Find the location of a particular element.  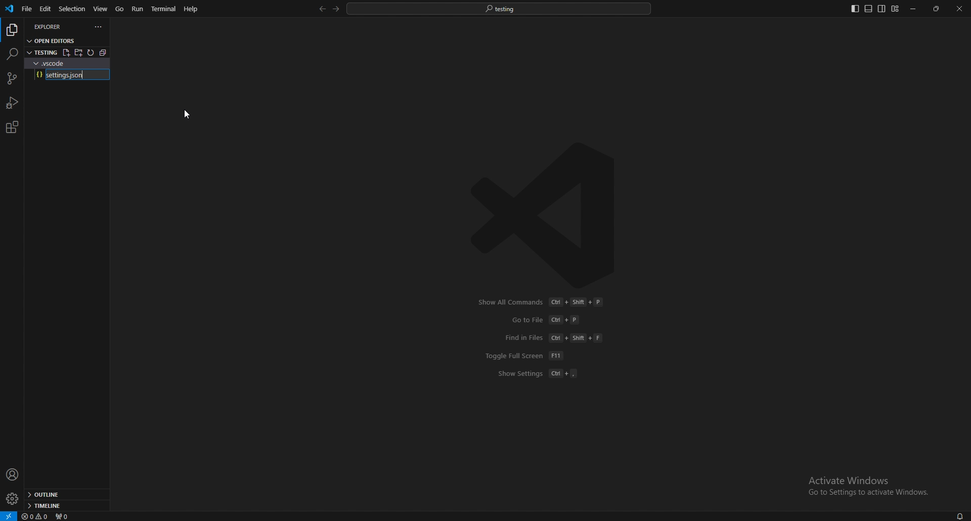

file is located at coordinates (26, 9).